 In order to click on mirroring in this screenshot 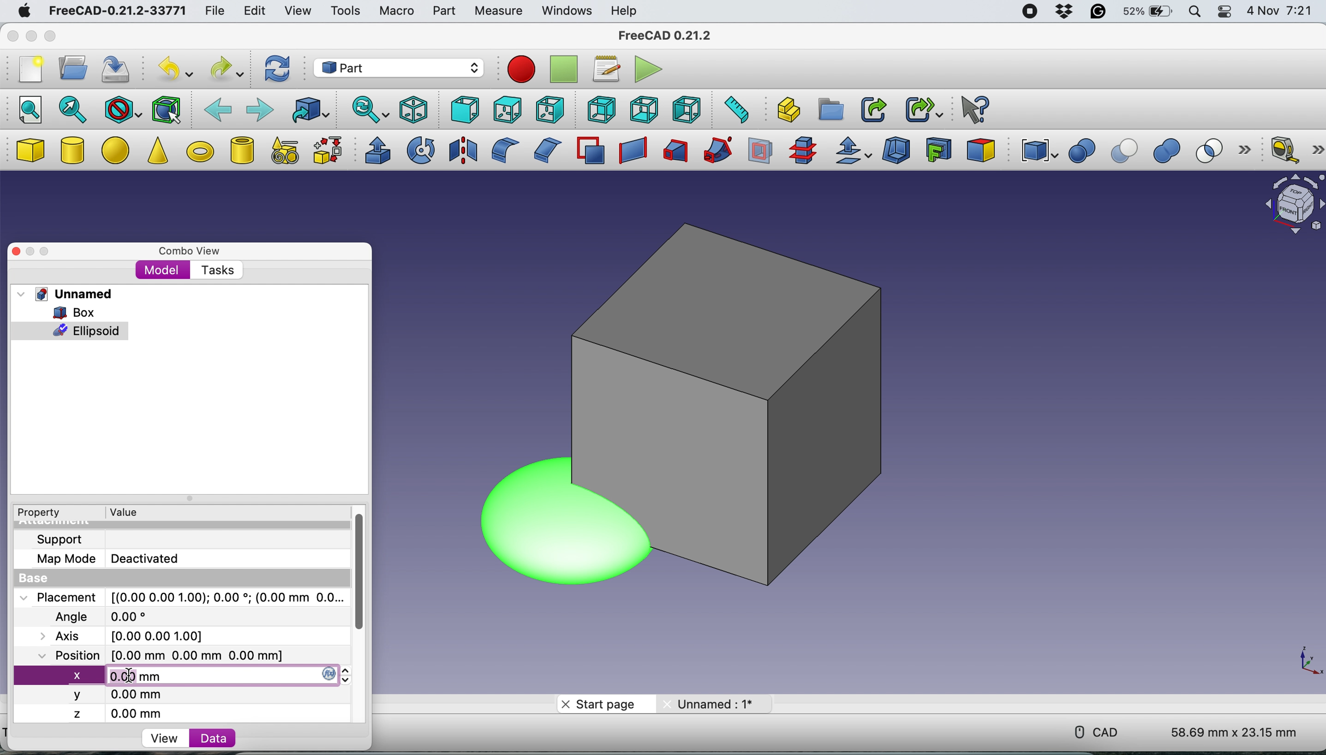, I will do `click(463, 149)`.